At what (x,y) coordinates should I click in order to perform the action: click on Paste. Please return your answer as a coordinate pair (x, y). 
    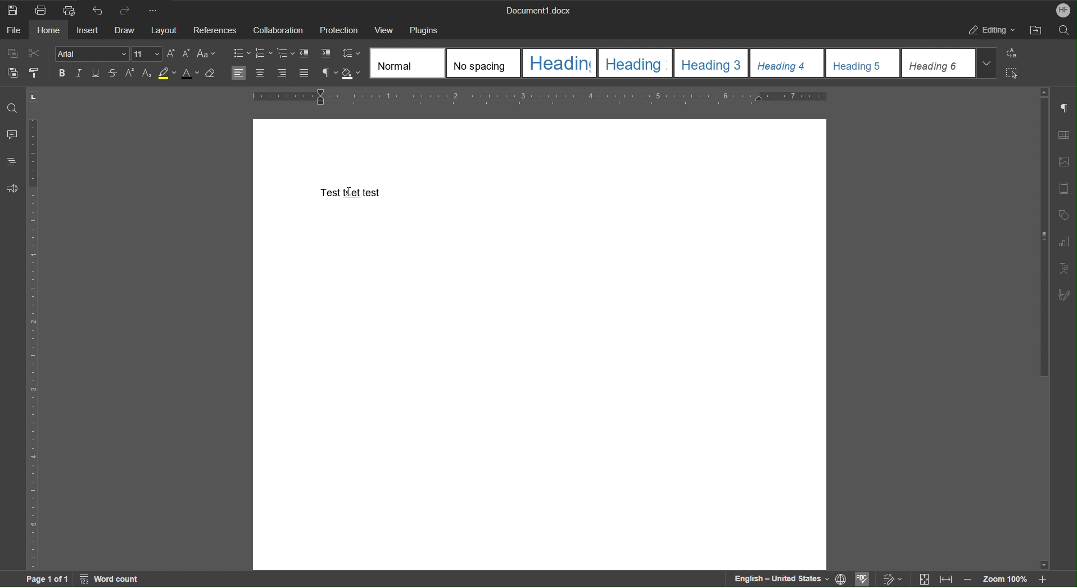
    Looking at the image, I should click on (10, 72).